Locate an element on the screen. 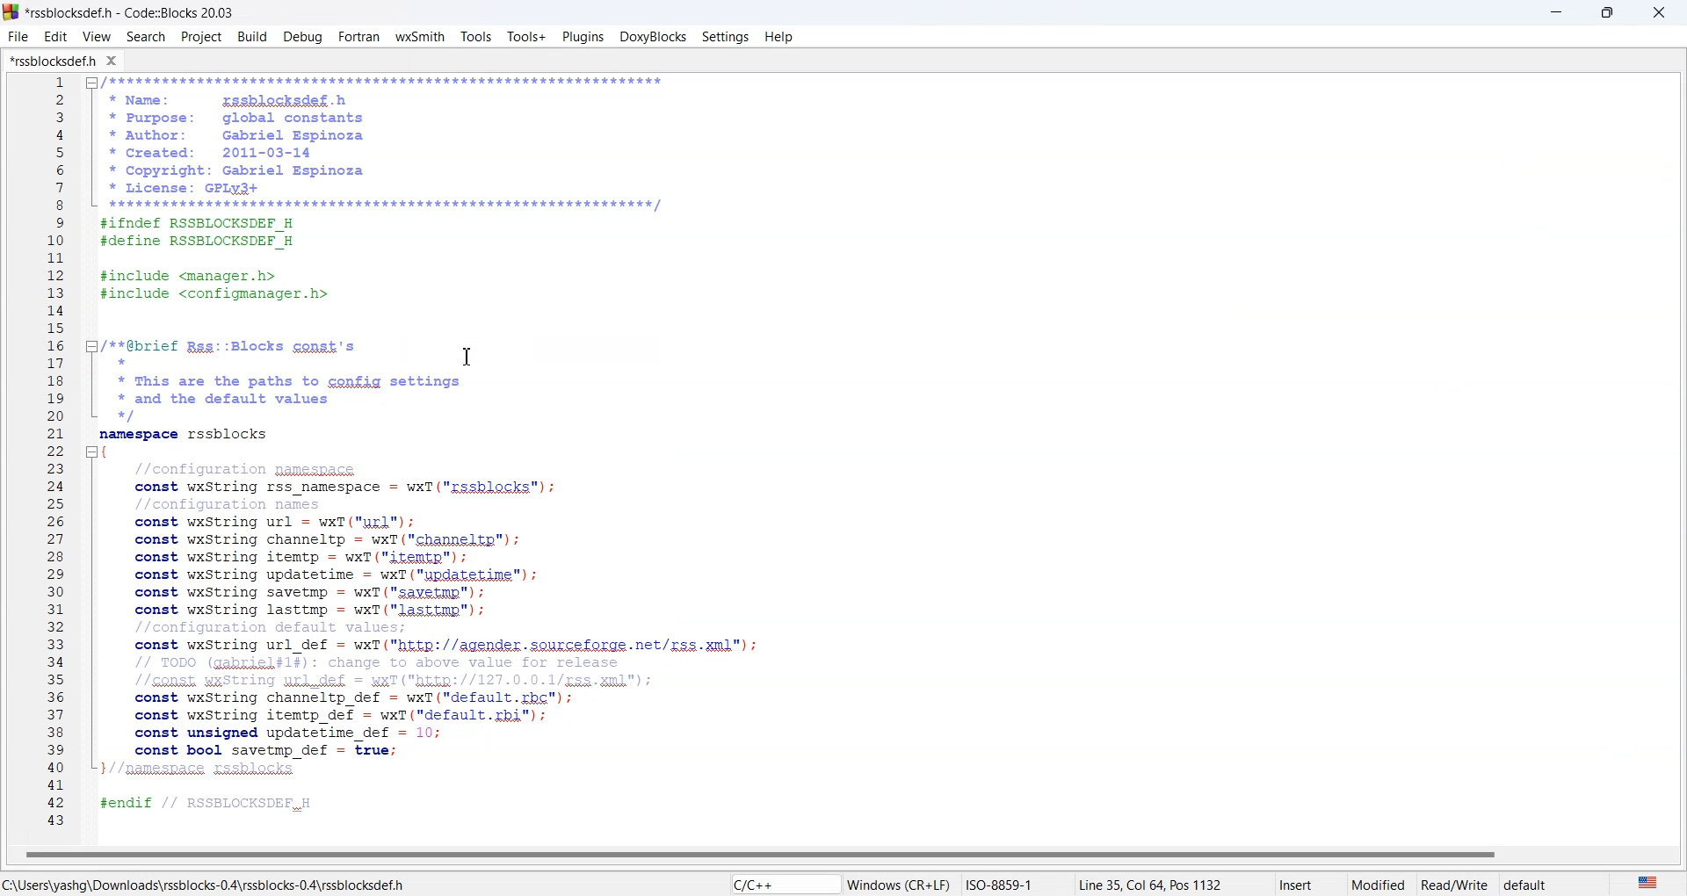 The width and height of the screenshot is (1687, 896). Modified is located at coordinates (1380, 883).